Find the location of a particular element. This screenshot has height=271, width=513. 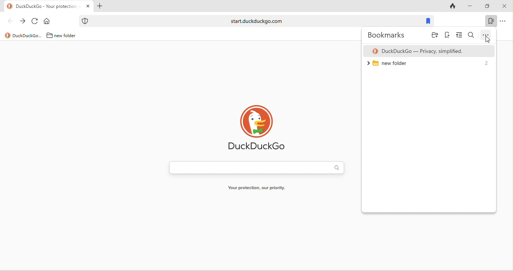

back is located at coordinates (10, 21).